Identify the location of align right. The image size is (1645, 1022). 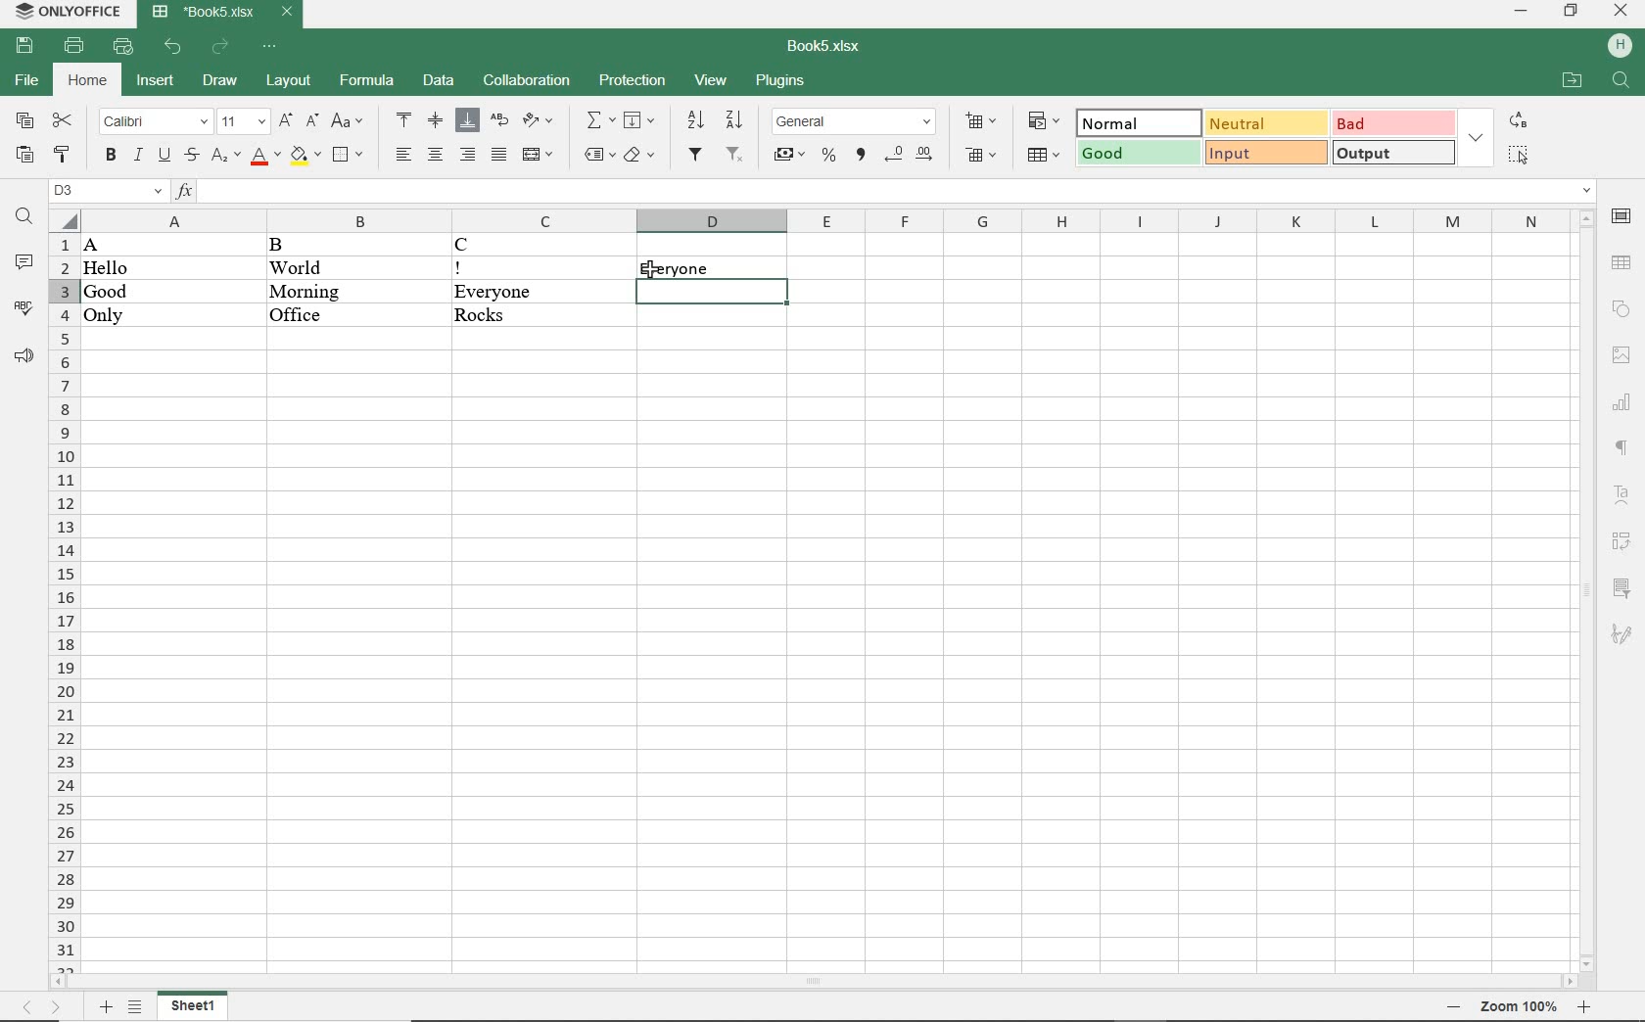
(468, 156).